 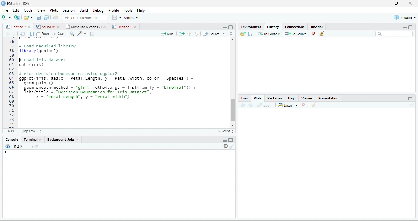 What do you see at coordinates (32, 34) in the screenshot?
I see `save` at bounding box center [32, 34].